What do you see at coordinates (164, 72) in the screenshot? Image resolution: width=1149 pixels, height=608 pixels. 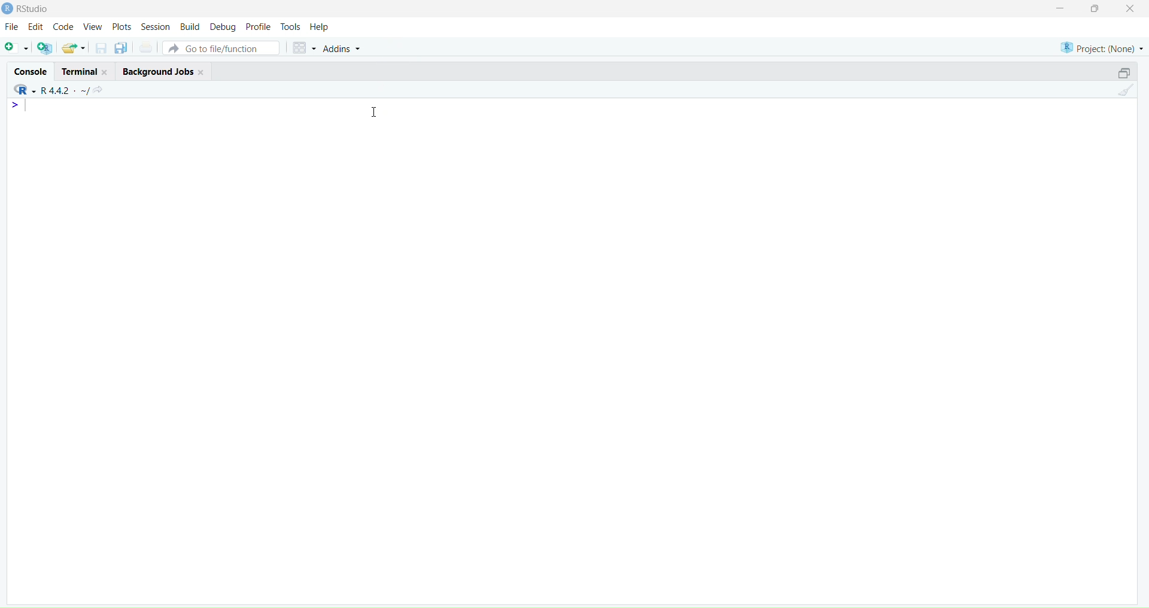 I see `background jobs` at bounding box center [164, 72].